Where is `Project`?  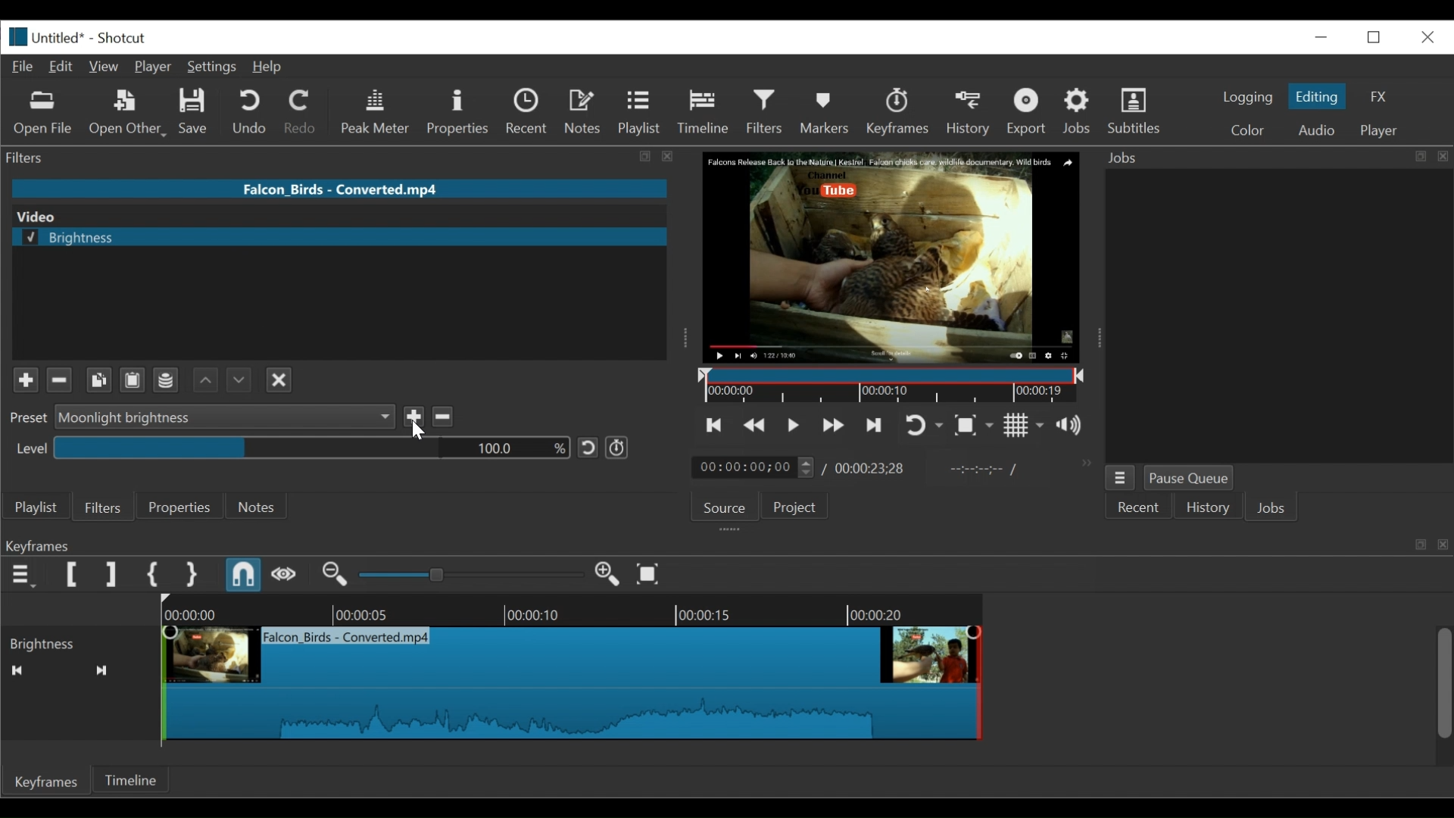
Project is located at coordinates (794, 506).